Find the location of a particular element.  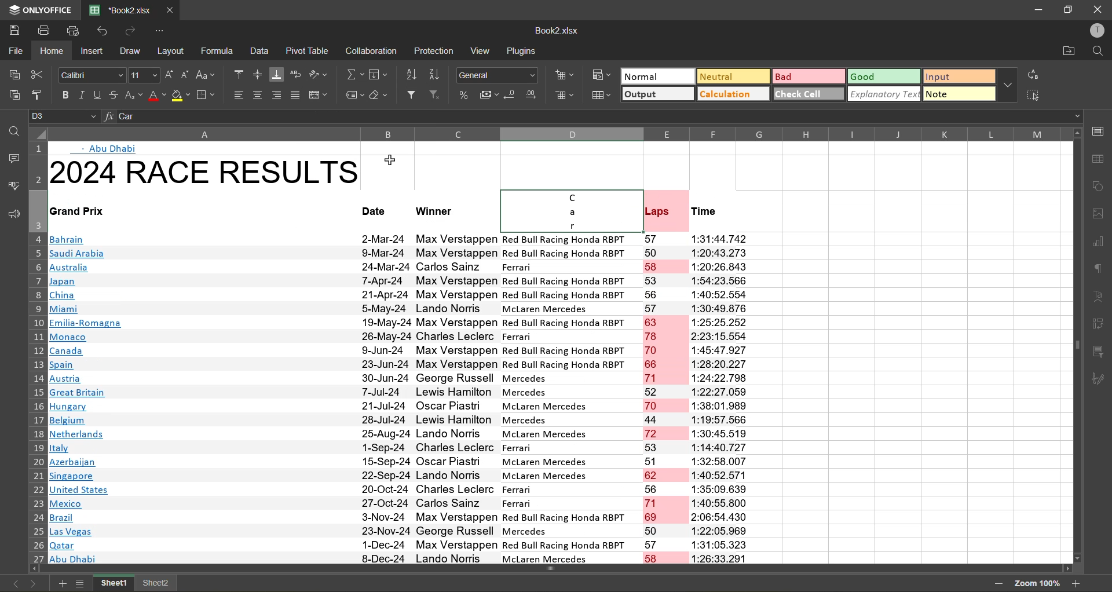

maximize is located at coordinates (1074, 9).